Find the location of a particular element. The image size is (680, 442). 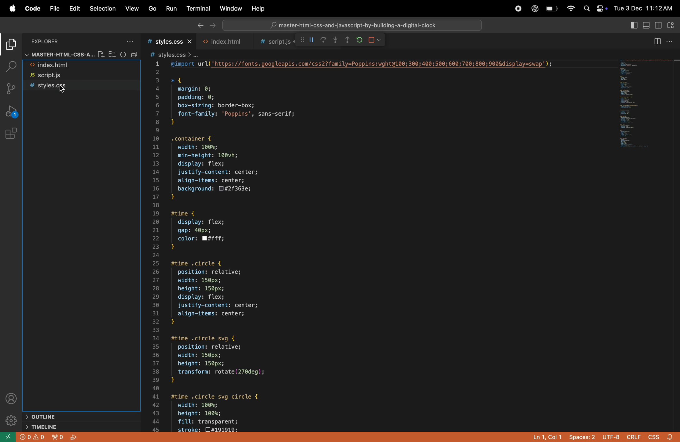

new file is located at coordinates (98, 53).